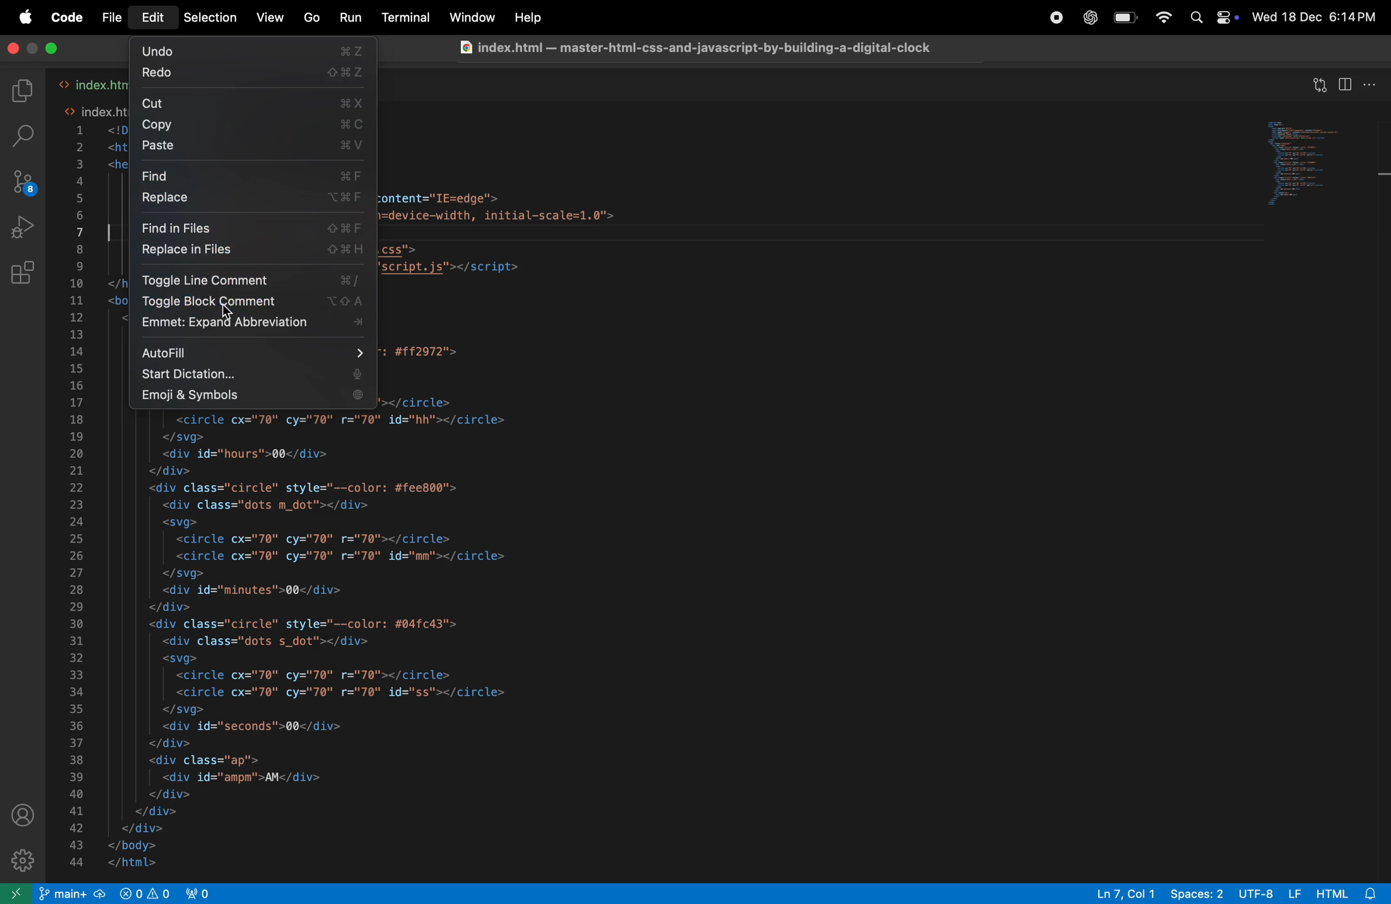 The height and width of the screenshot is (904, 1391). I want to click on edit, so click(153, 18).